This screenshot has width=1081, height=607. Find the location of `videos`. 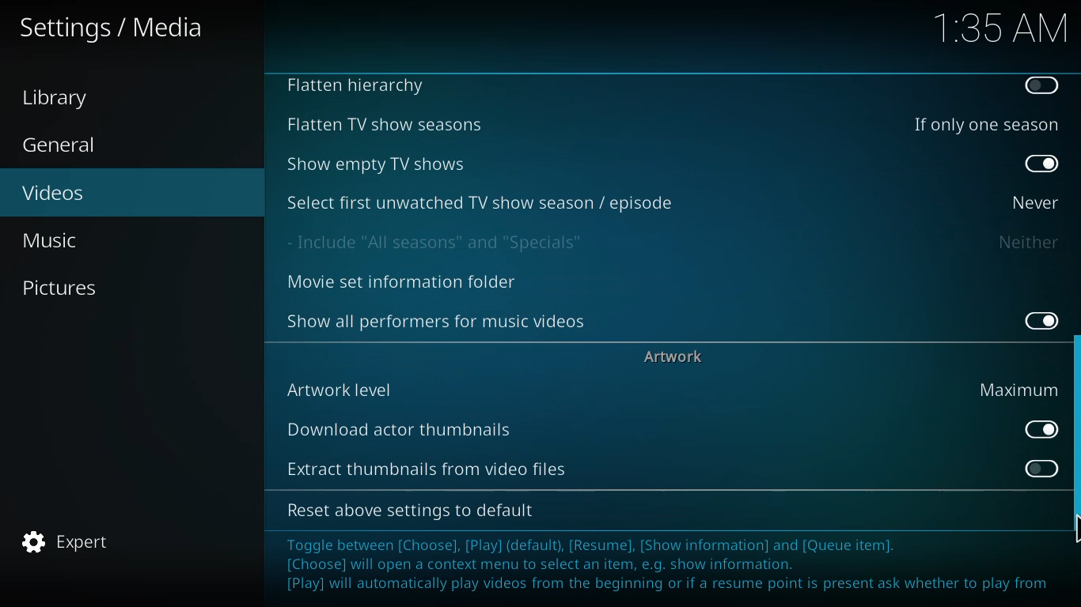

videos is located at coordinates (55, 191).